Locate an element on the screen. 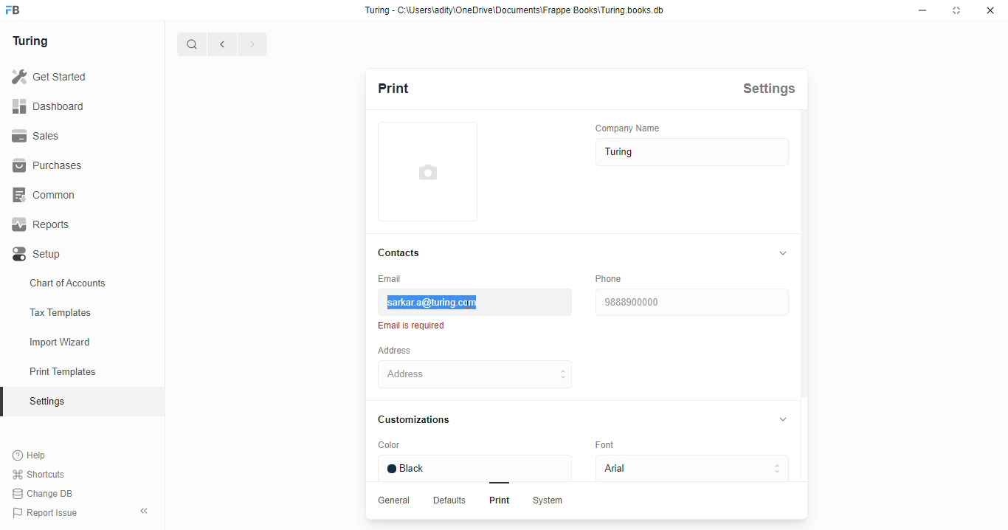 This screenshot has width=1008, height=530. collapse is located at coordinates (784, 252).